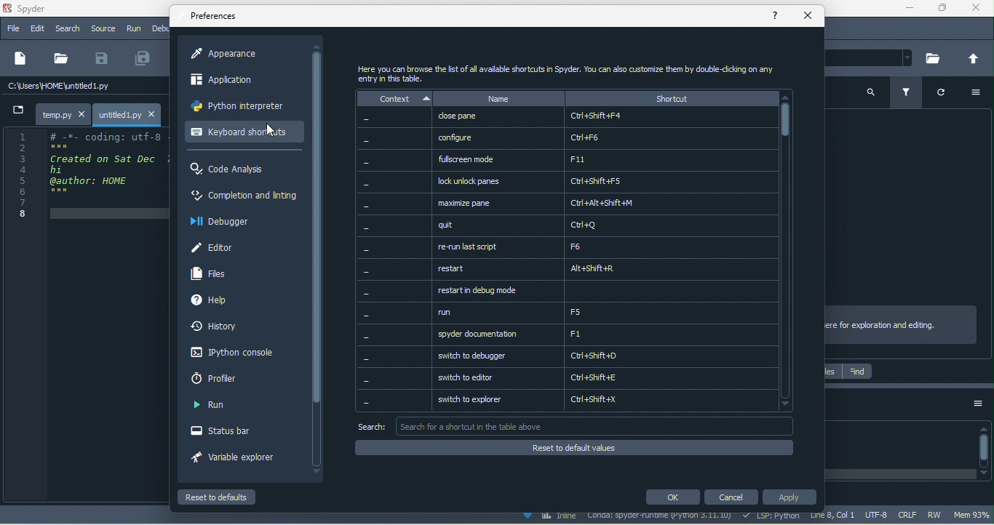  I want to click on conda spyder runtime, so click(663, 518).